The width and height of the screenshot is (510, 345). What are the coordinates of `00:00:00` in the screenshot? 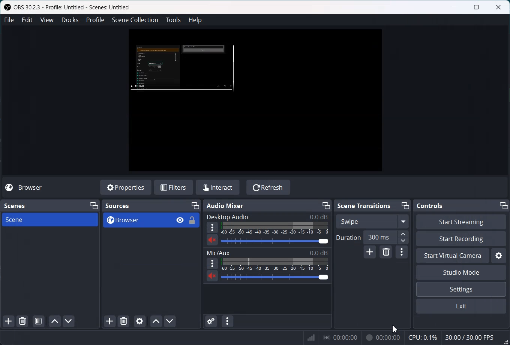 It's located at (382, 337).